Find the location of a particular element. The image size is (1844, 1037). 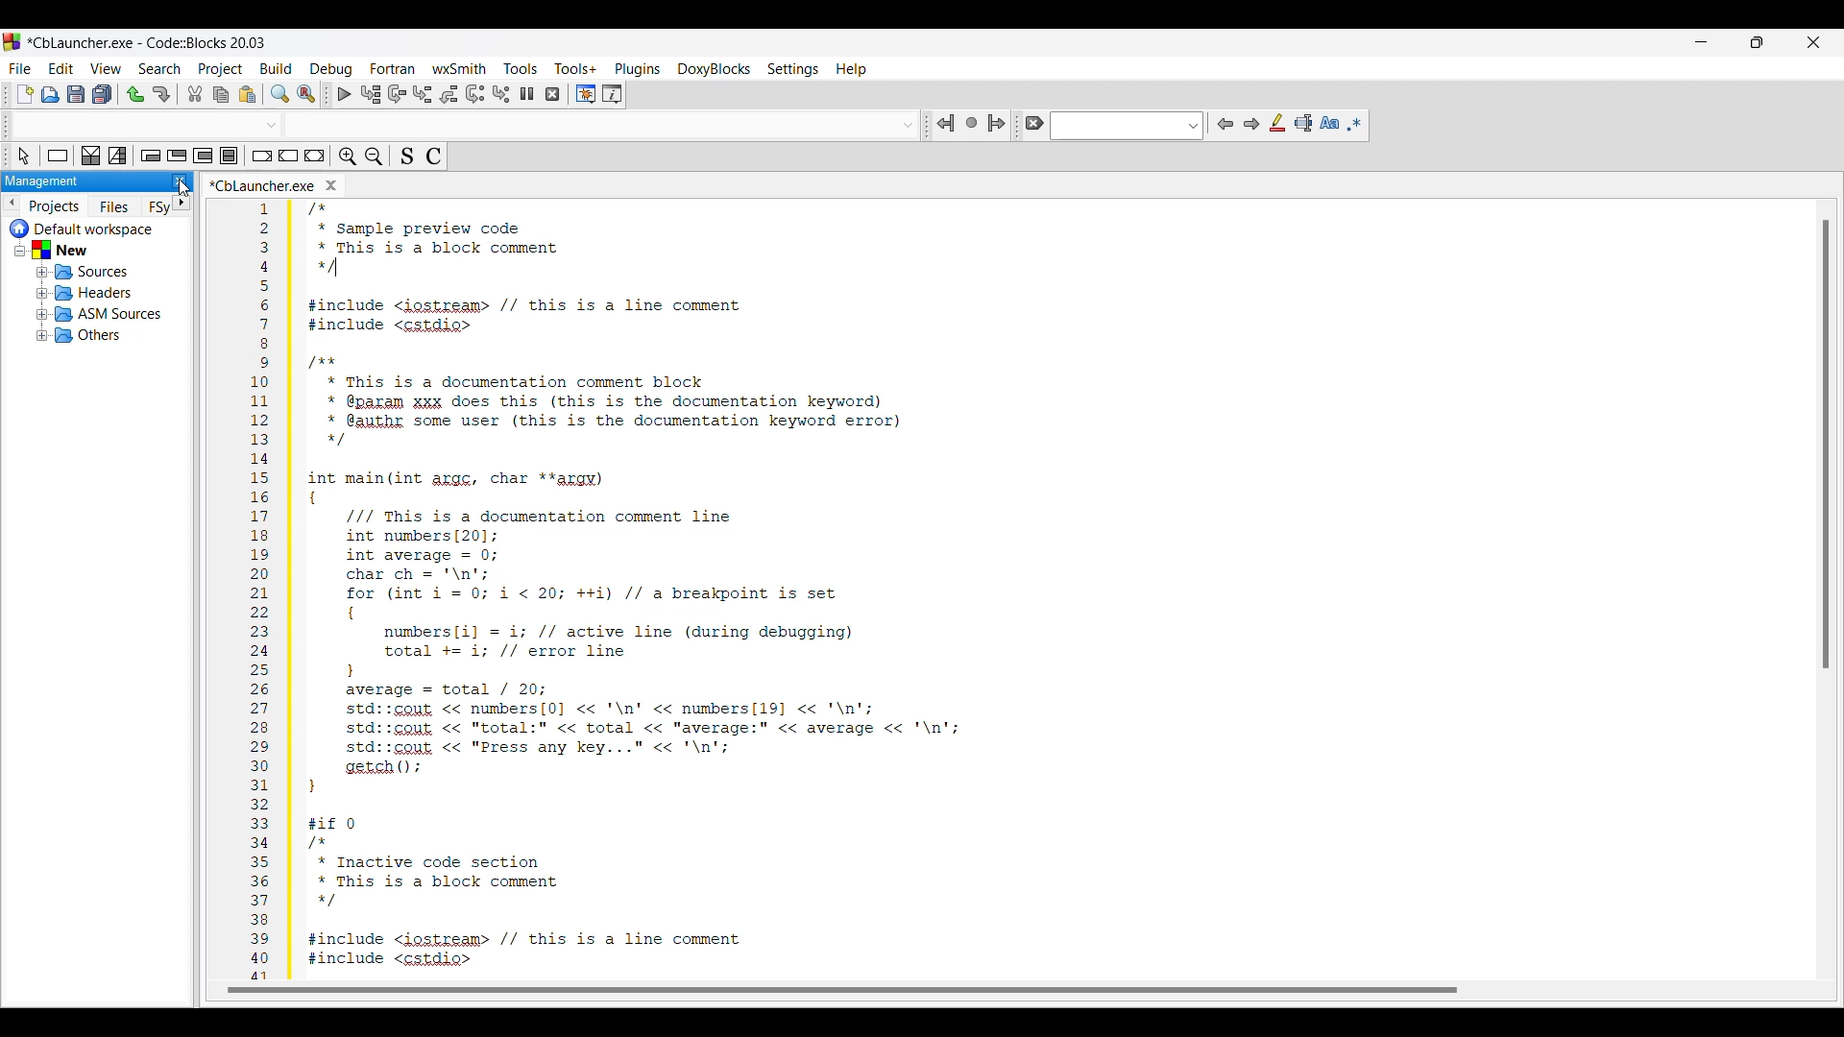

Stop debugger is located at coordinates (552, 94).